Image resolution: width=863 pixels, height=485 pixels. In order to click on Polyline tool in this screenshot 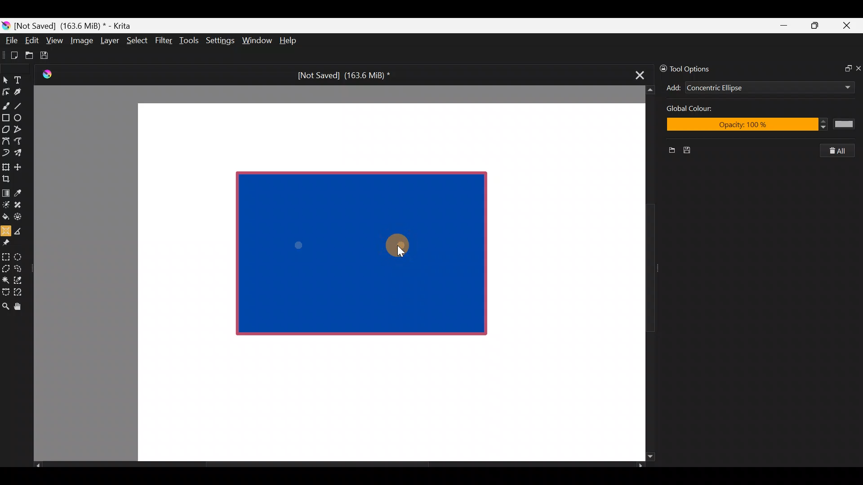, I will do `click(22, 130)`.